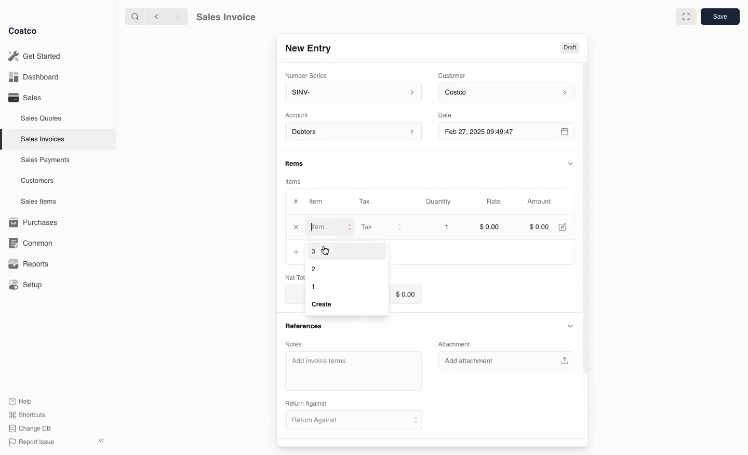 This screenshot has width=748, height=455. Describe the element at coordinates (538, 202) in the screenshot. I see `Amount` at that location.